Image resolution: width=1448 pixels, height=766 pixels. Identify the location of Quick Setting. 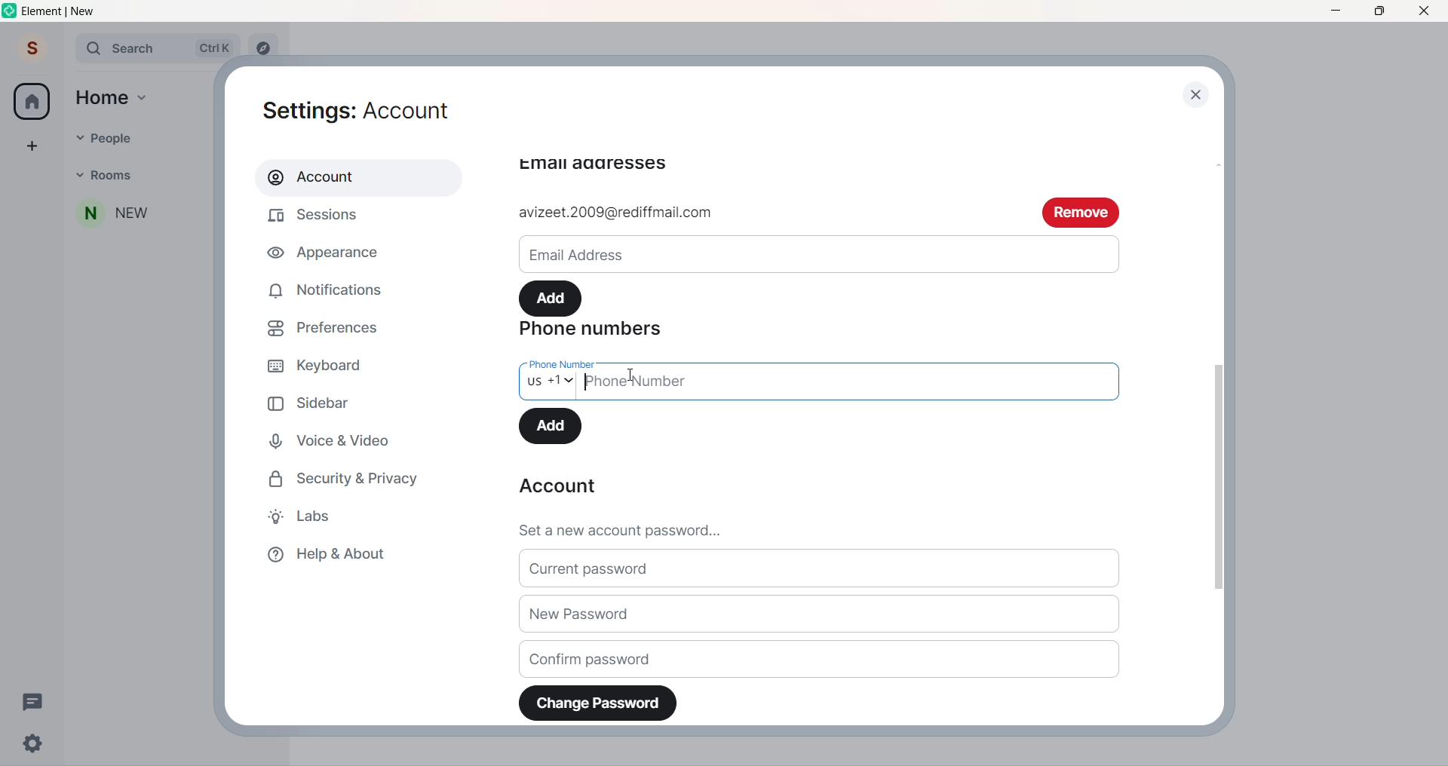
(35, 745).